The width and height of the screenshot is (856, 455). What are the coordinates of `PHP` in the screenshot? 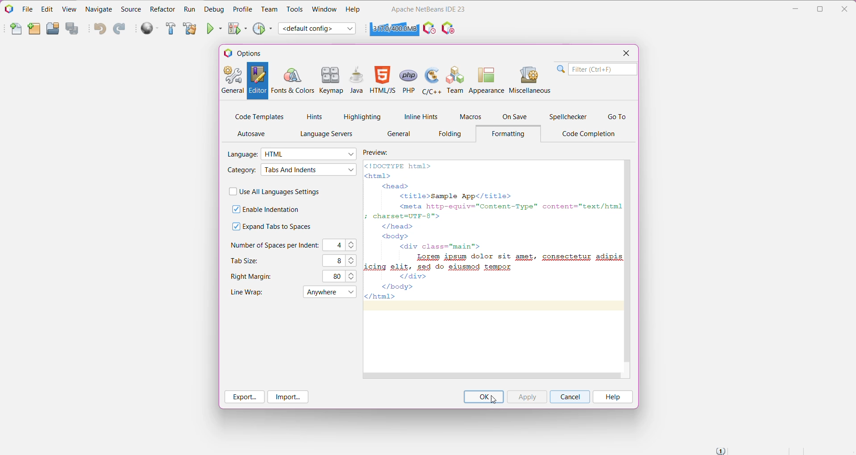 It's located at (408, 80).